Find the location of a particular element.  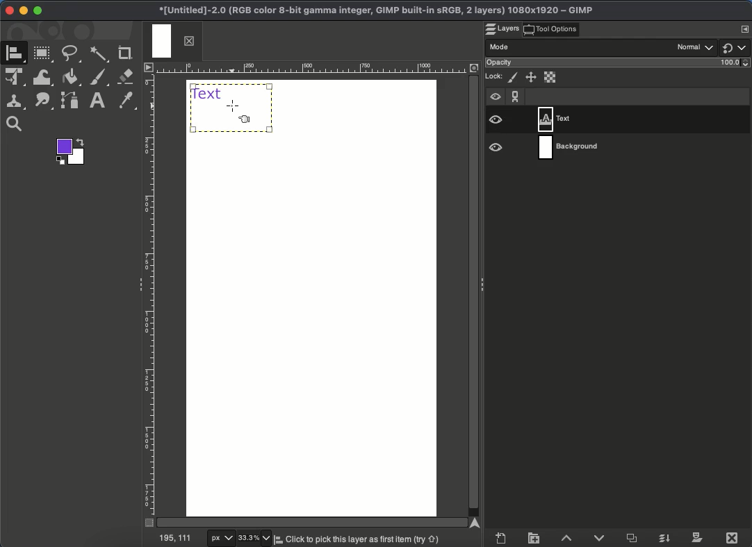

Merge is located at coordinates (666, 537).